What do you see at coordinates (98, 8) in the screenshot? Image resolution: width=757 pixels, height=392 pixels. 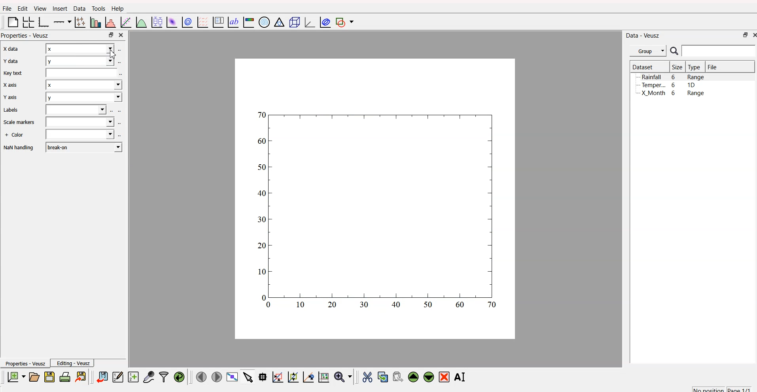 I see `Tools` at bounding box center [98, 8].